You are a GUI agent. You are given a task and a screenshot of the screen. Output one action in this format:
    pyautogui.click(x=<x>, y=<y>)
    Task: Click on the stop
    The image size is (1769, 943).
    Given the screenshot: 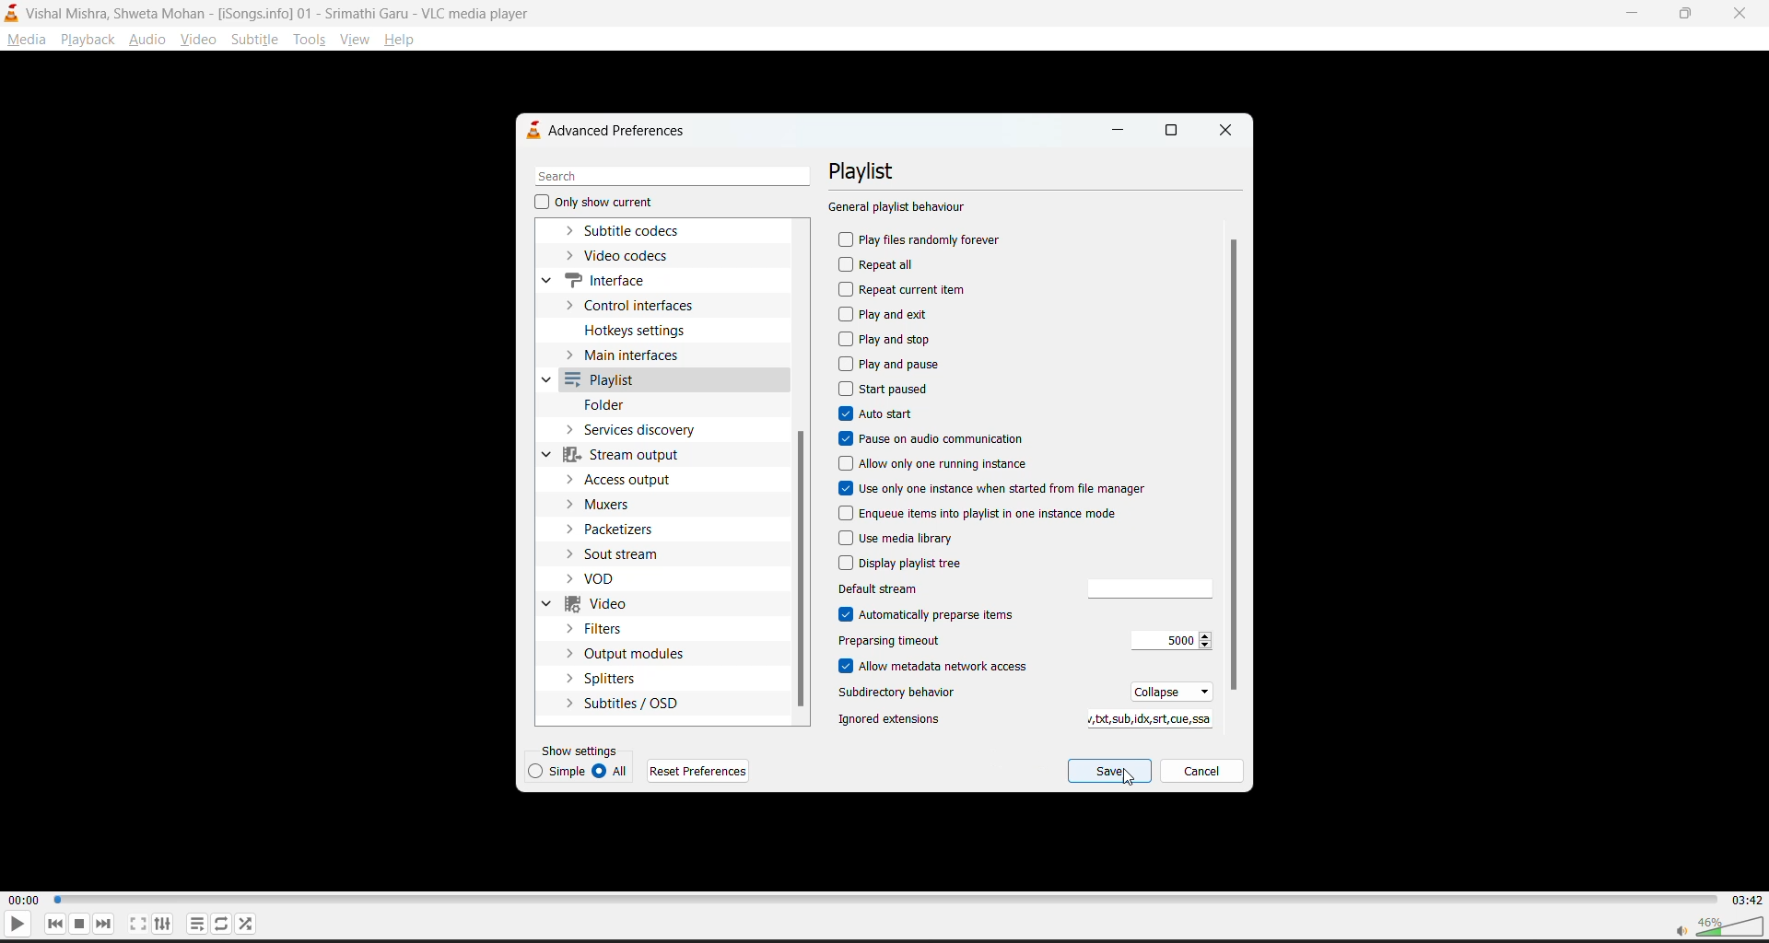 What is the action you would take?
    pyautogui.click(x=76, y=922)
    